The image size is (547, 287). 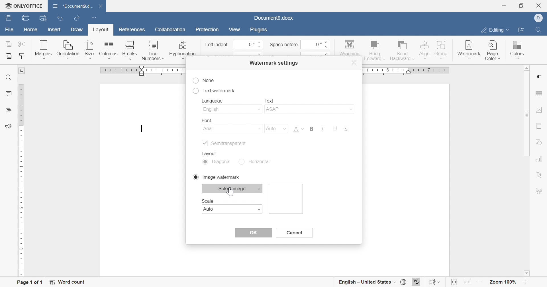 What do you see at coordinates (9, 78) in the screenshot?
I see `find` at bounding box center [9, 78].